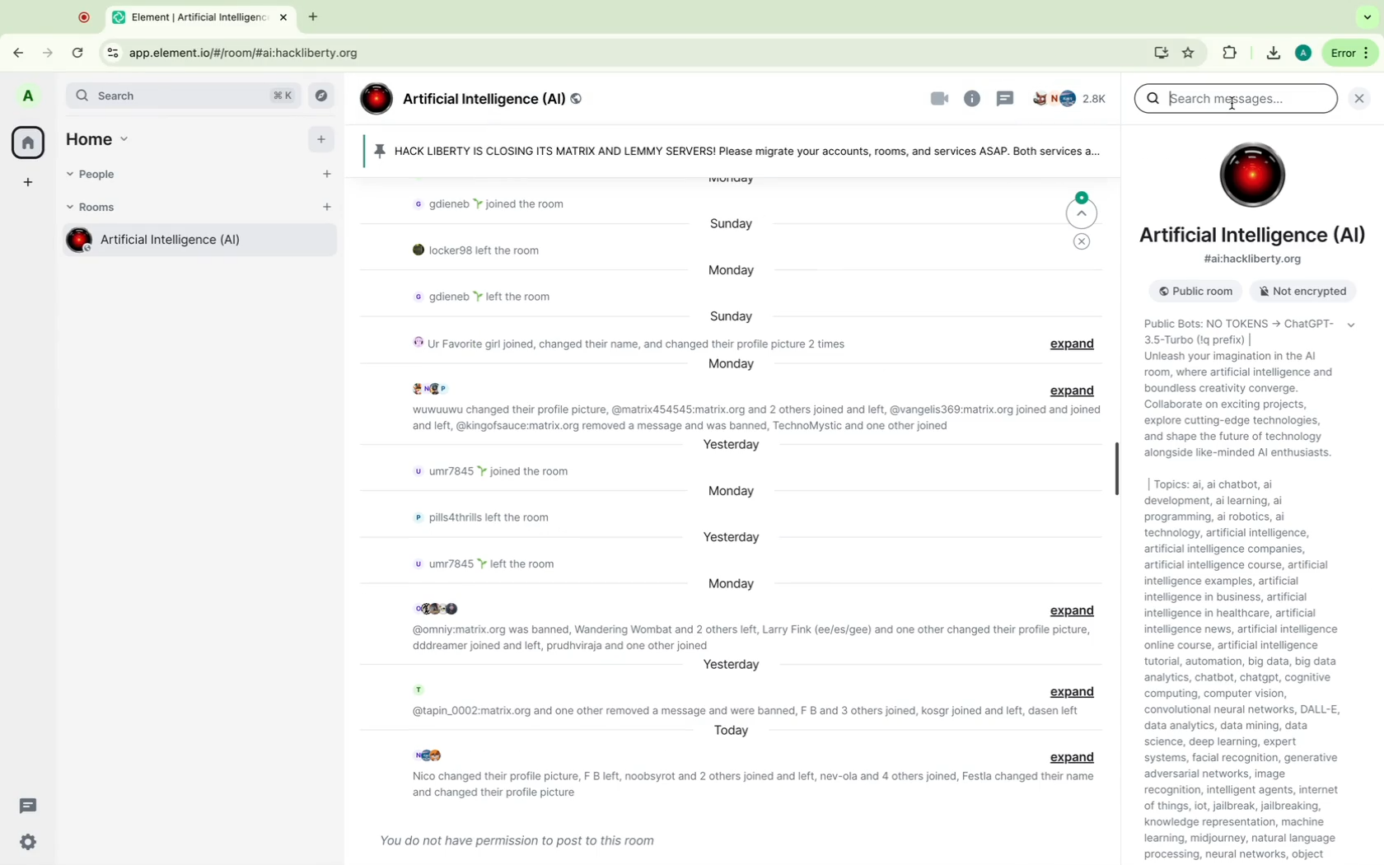  What do you see at coordinates (751, 419) in the screenshot?
I see `message` at bounding box center [751, 419].